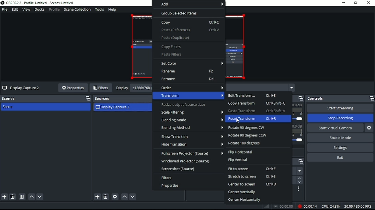  Describe the element at coordinates (267, 207) in the screenshot. I see `Graph` at that location.